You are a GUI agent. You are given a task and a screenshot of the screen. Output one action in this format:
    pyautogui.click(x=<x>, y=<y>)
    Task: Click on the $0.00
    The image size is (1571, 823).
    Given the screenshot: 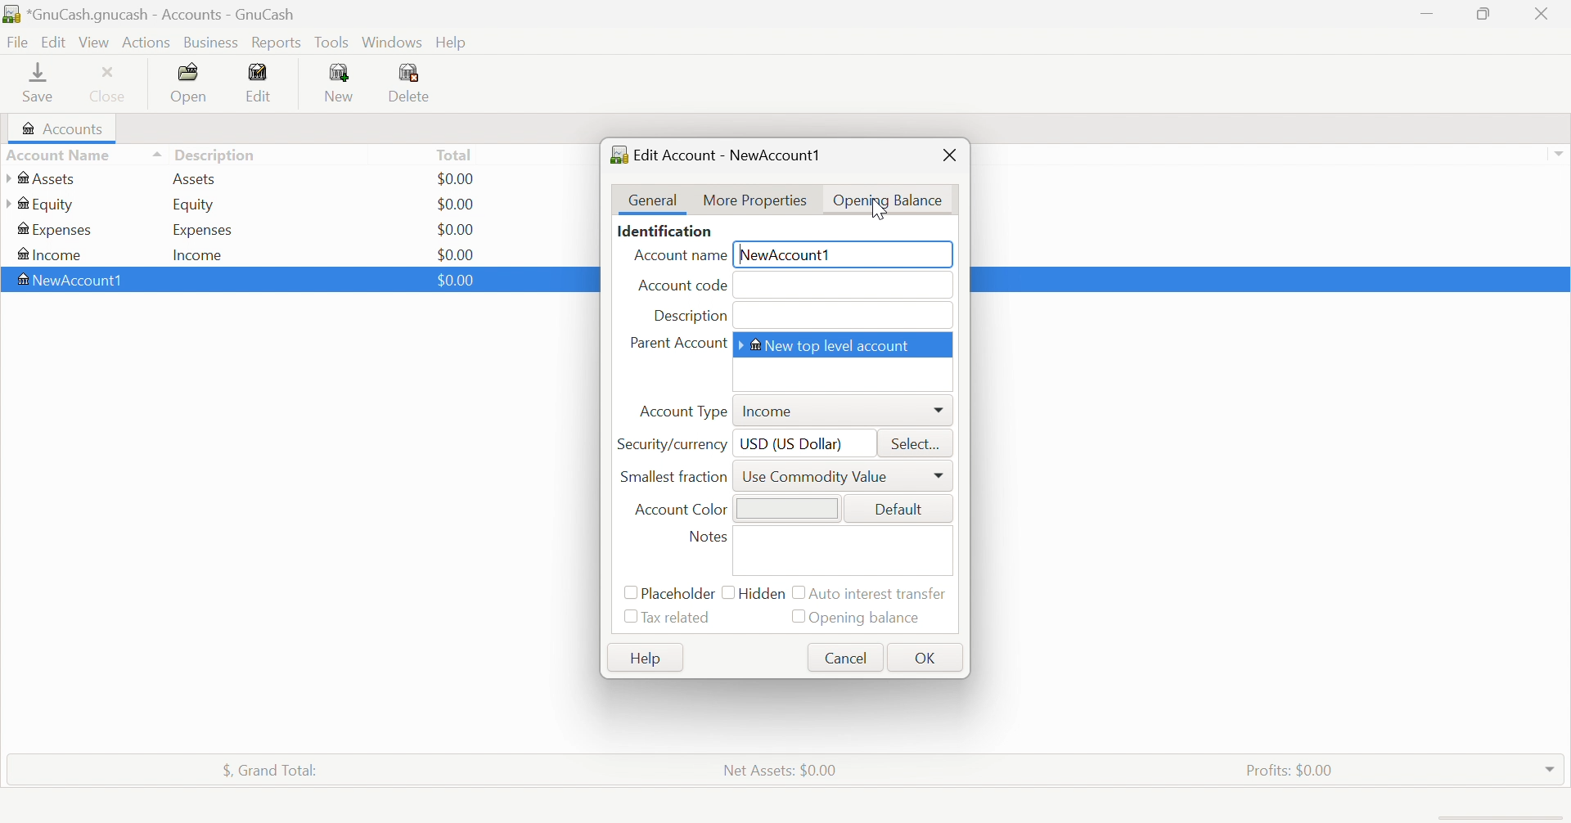 What is the action you would take?
    pyautogui.click(x=459, y=203)
    